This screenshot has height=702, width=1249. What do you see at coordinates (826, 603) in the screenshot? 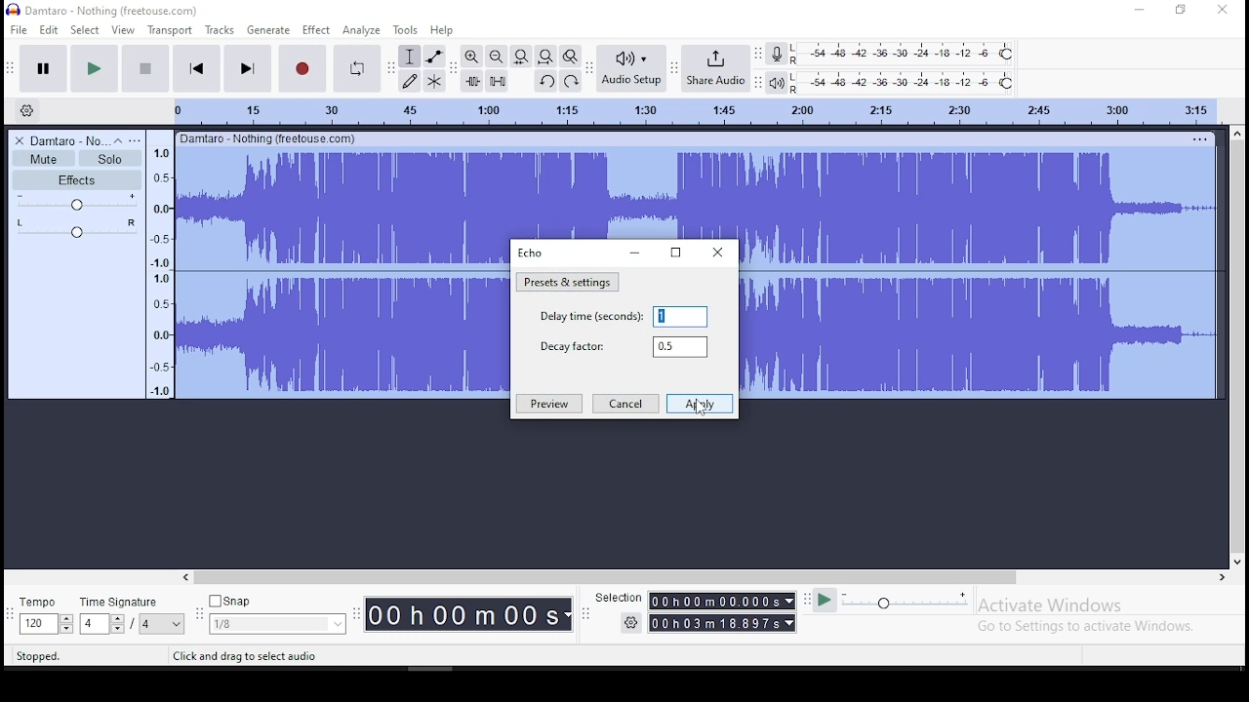
I see `play` at bounding box center [826, 603].